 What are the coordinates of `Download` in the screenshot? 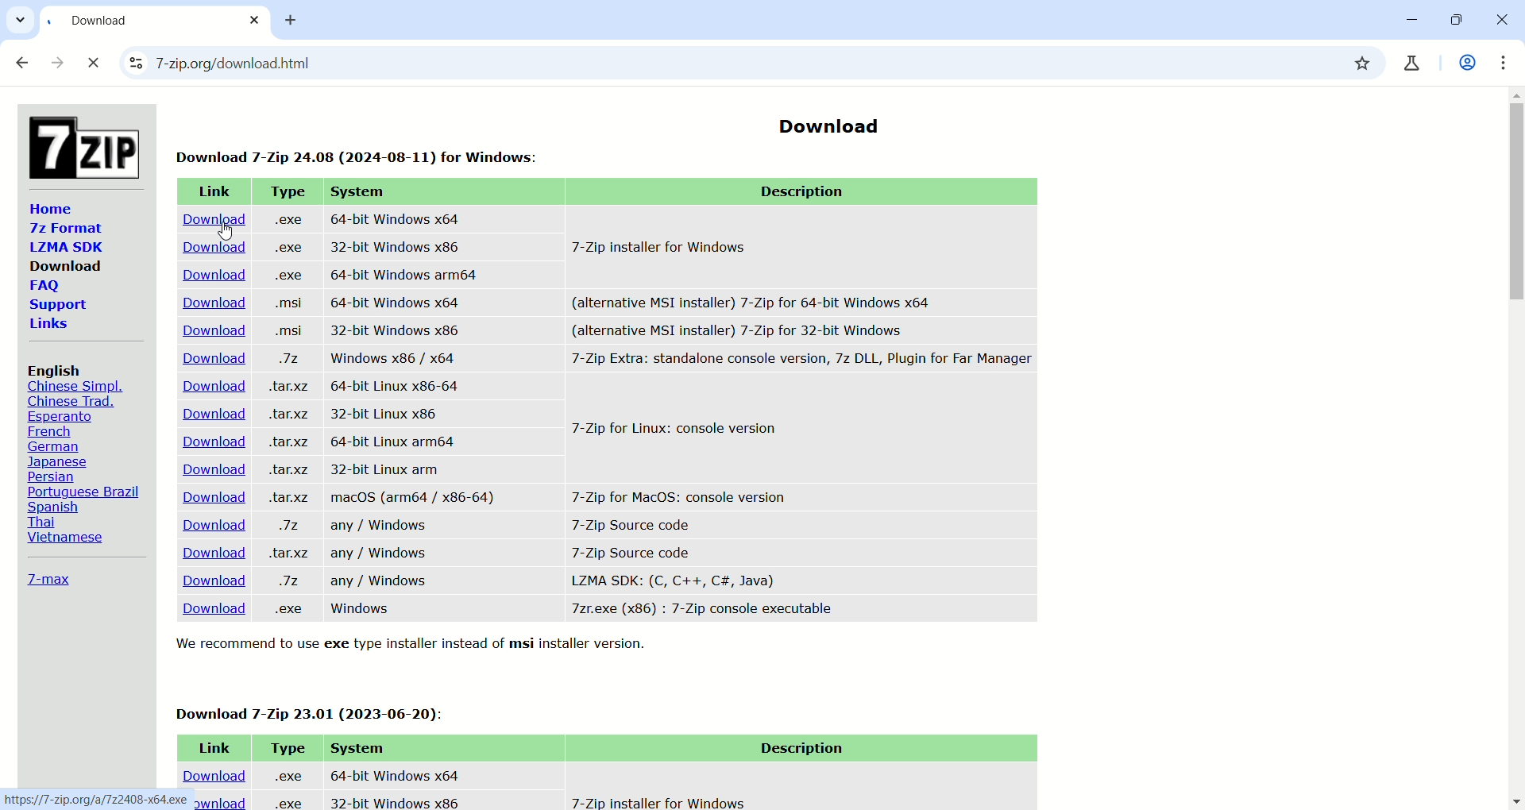 It's located at (204, 580).